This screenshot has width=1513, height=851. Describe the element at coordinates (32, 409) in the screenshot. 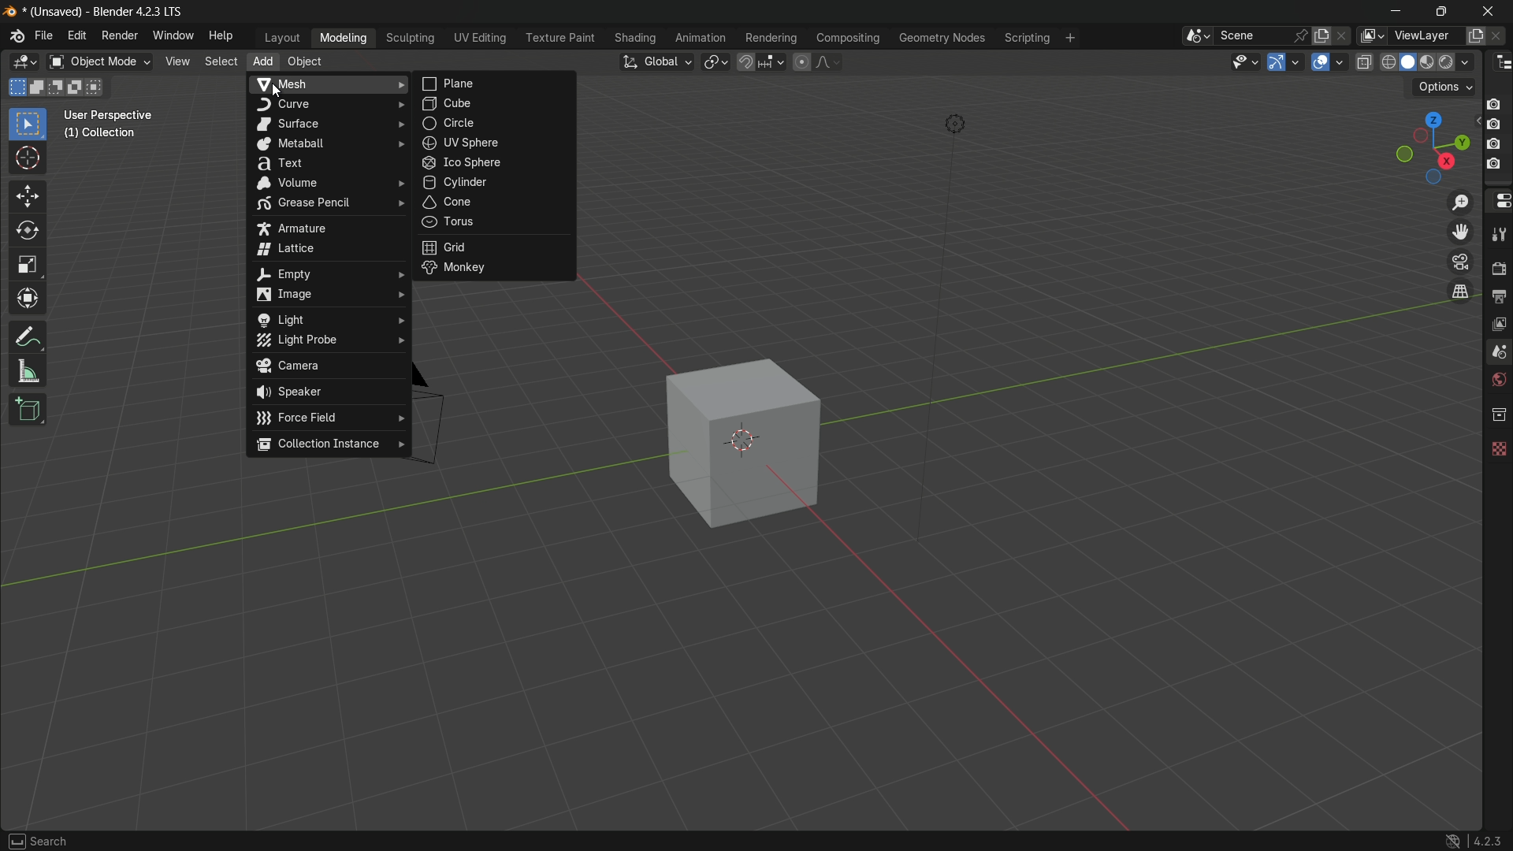

I see `add cube` at that location.